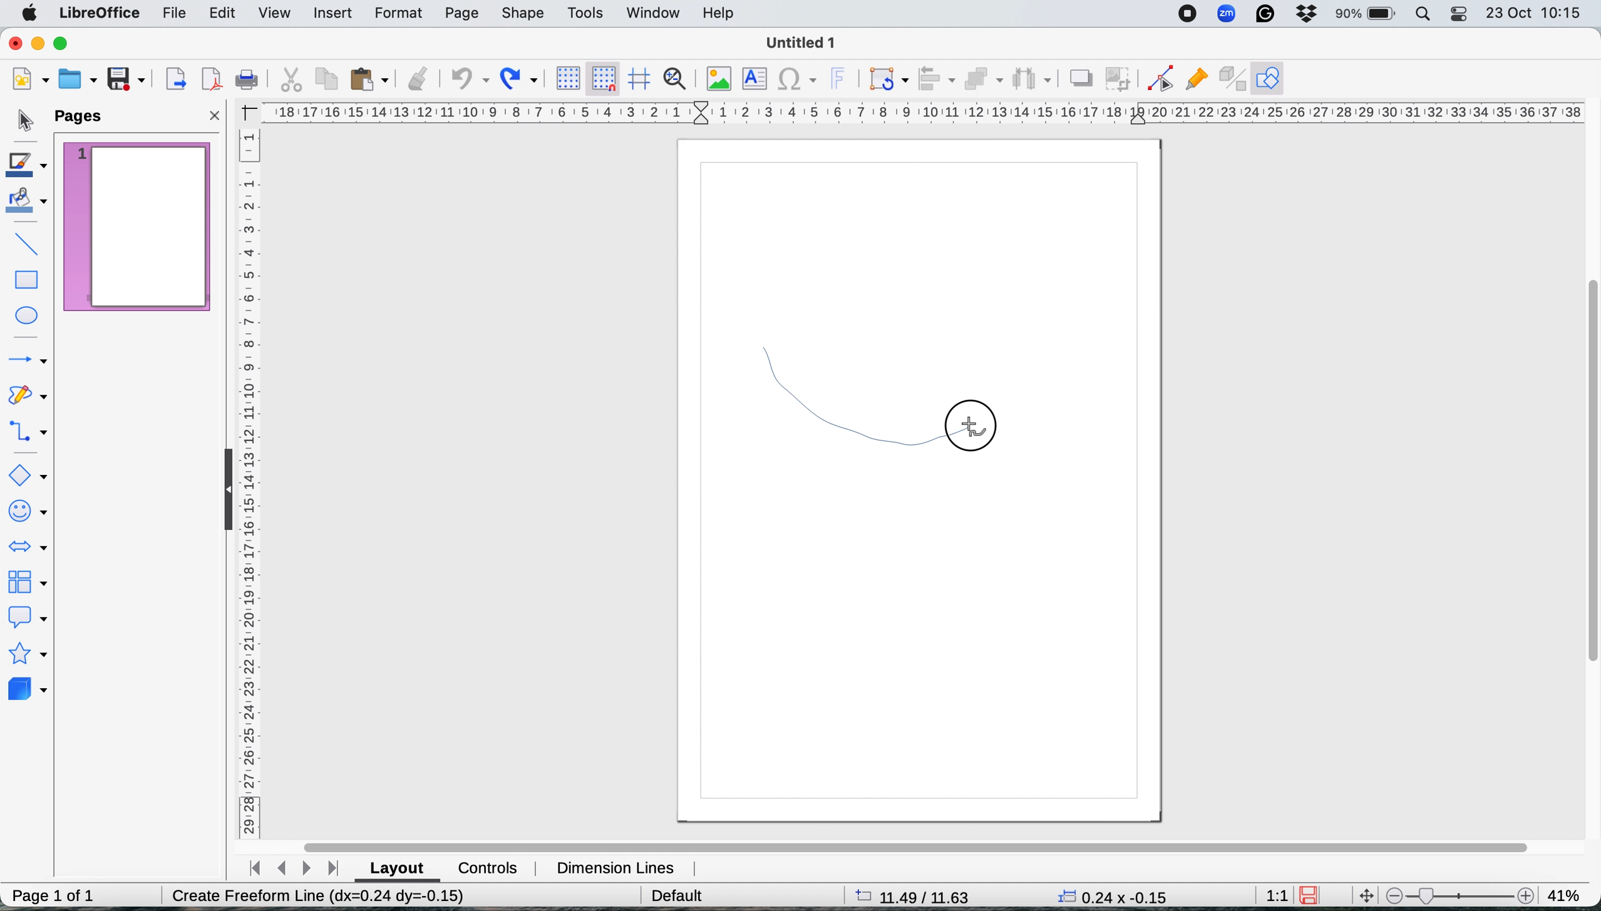 The height and width of the screenshot is (911, 1601). What do you see at coordinates (983, 80) in the screenshot?
I see `arrange` at bounding box center [983, 80].